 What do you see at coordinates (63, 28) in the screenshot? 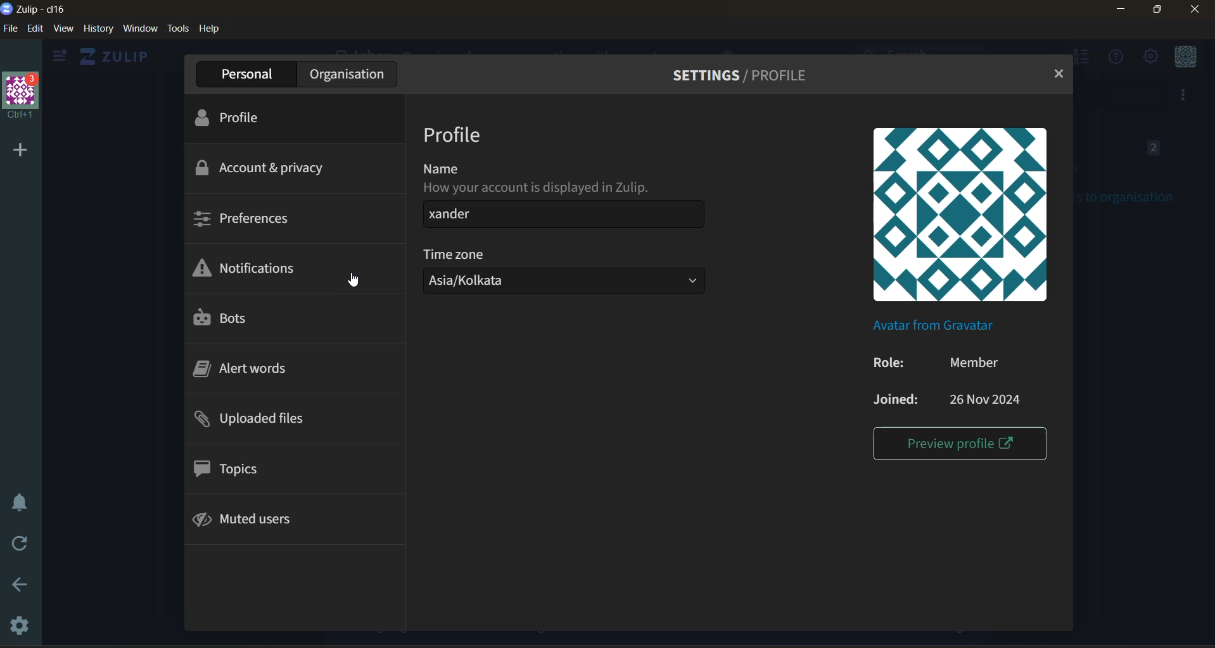
I see `view` at bounding box center [63, 28].